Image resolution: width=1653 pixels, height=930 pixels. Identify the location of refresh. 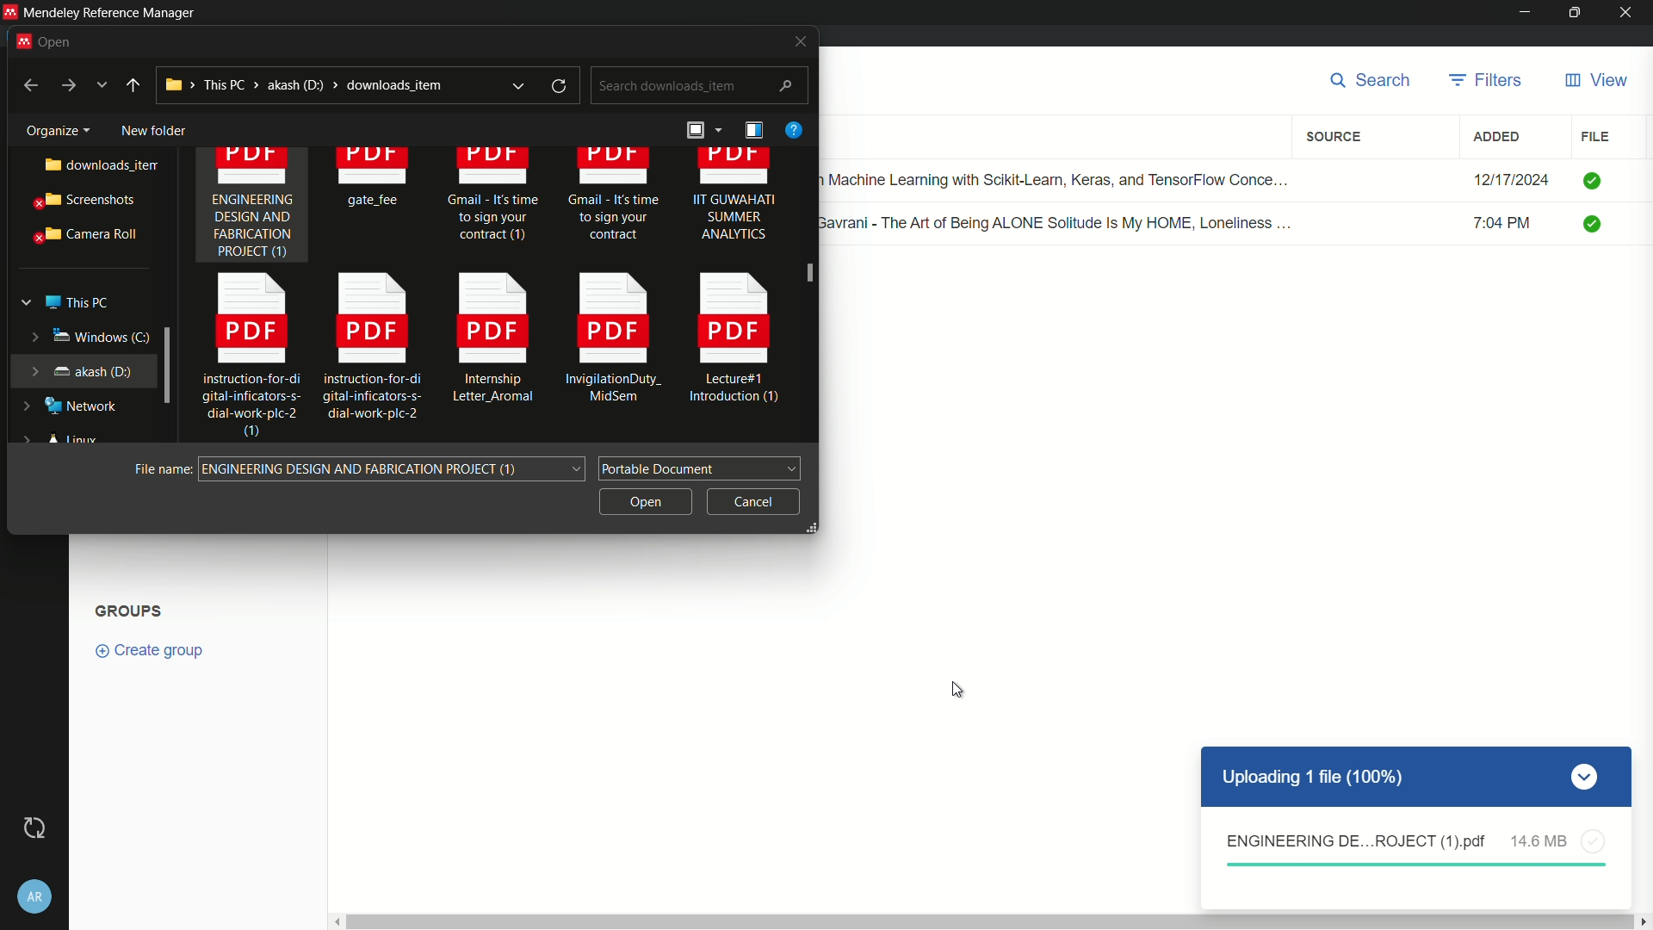
(561, 86).